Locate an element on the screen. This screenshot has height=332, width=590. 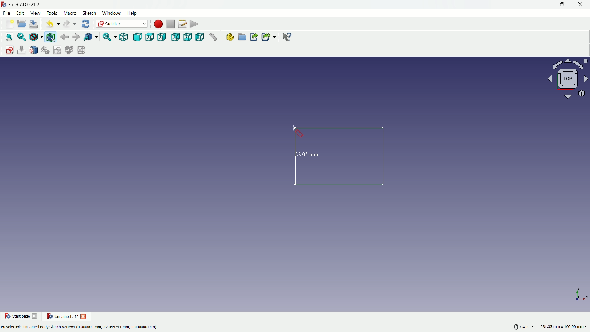
22.05 mm is located at coordinates (308, 153).